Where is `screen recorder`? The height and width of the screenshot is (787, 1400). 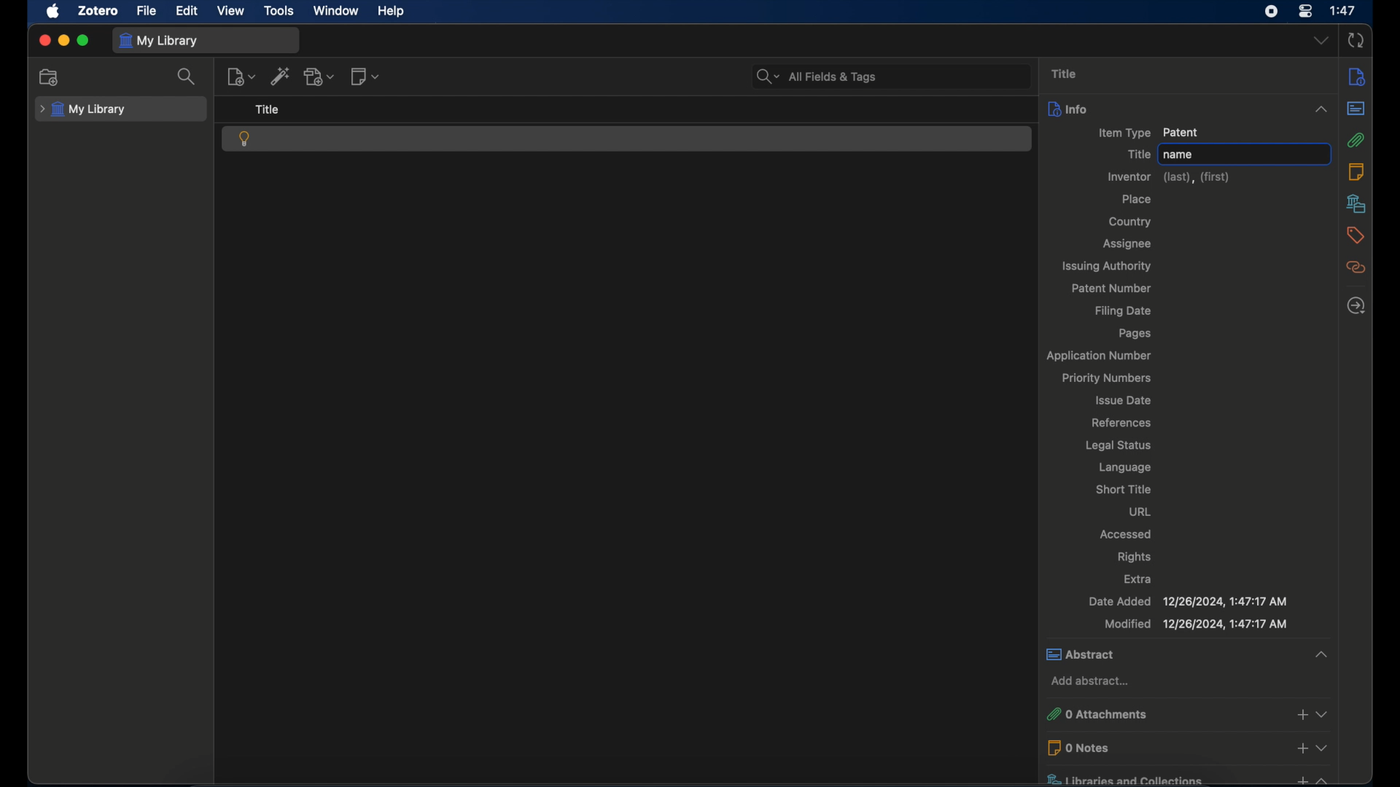 screen recorder is located at coordinates (1272, 11).